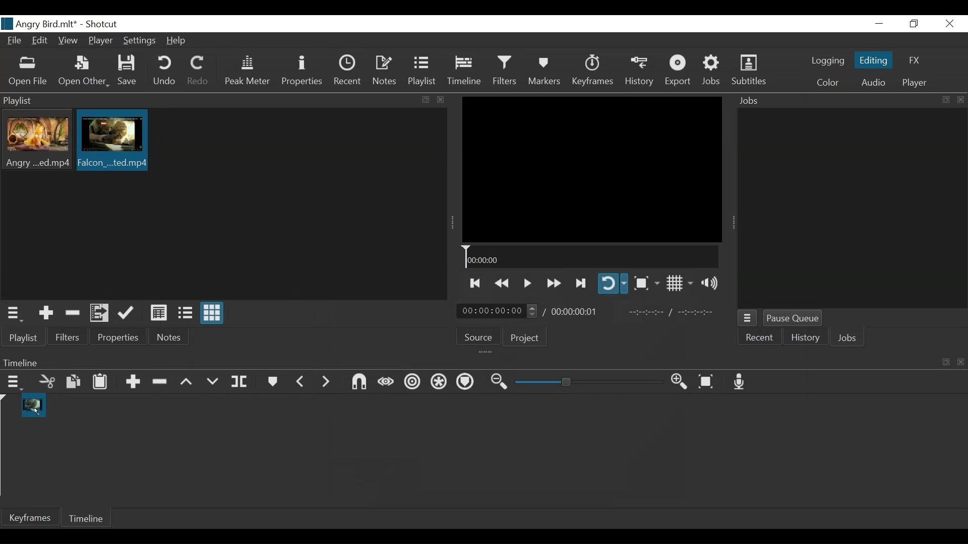 Image resolution: width=968 pixels, height=544 pixels. What do you see at coordinates (713, 283) in the screenshot?
I see `Show volume control` at bounding box center [713, 283].